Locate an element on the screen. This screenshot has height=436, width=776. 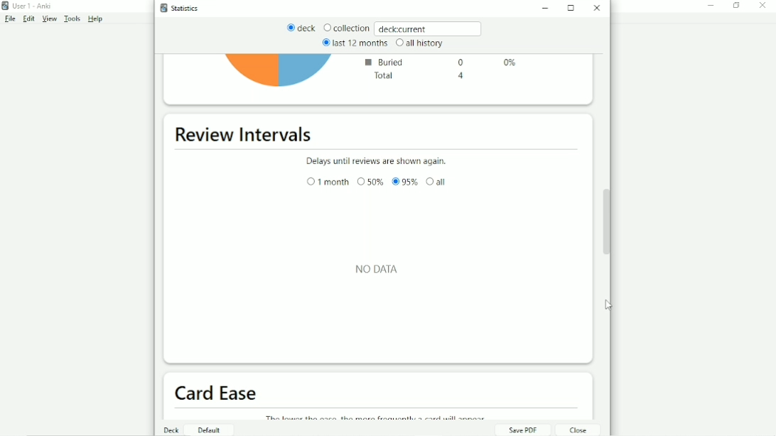
last 12 months is located at coordinates (354, 43).